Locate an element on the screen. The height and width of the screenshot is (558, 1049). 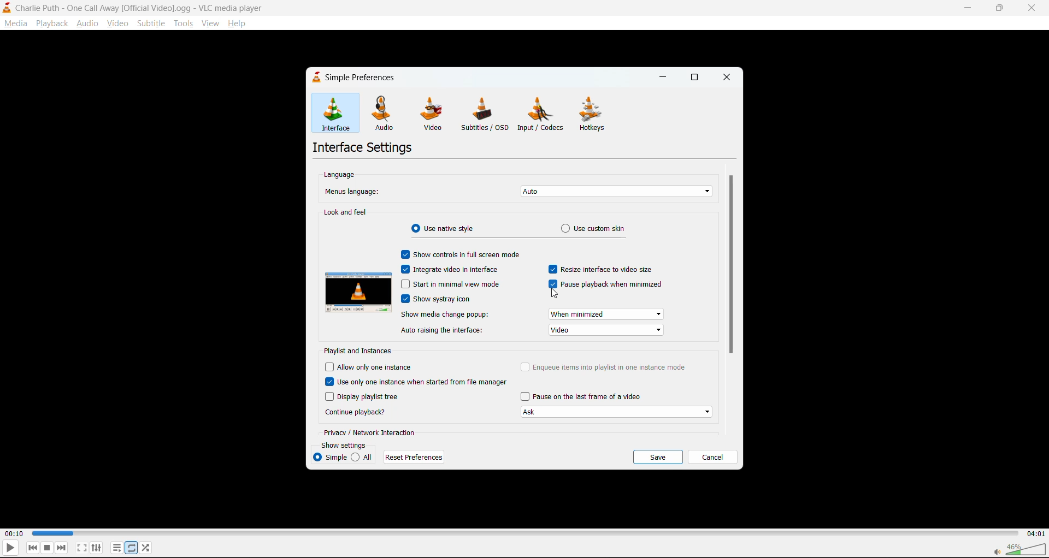
Checbox is located at coordinates (552, 284).